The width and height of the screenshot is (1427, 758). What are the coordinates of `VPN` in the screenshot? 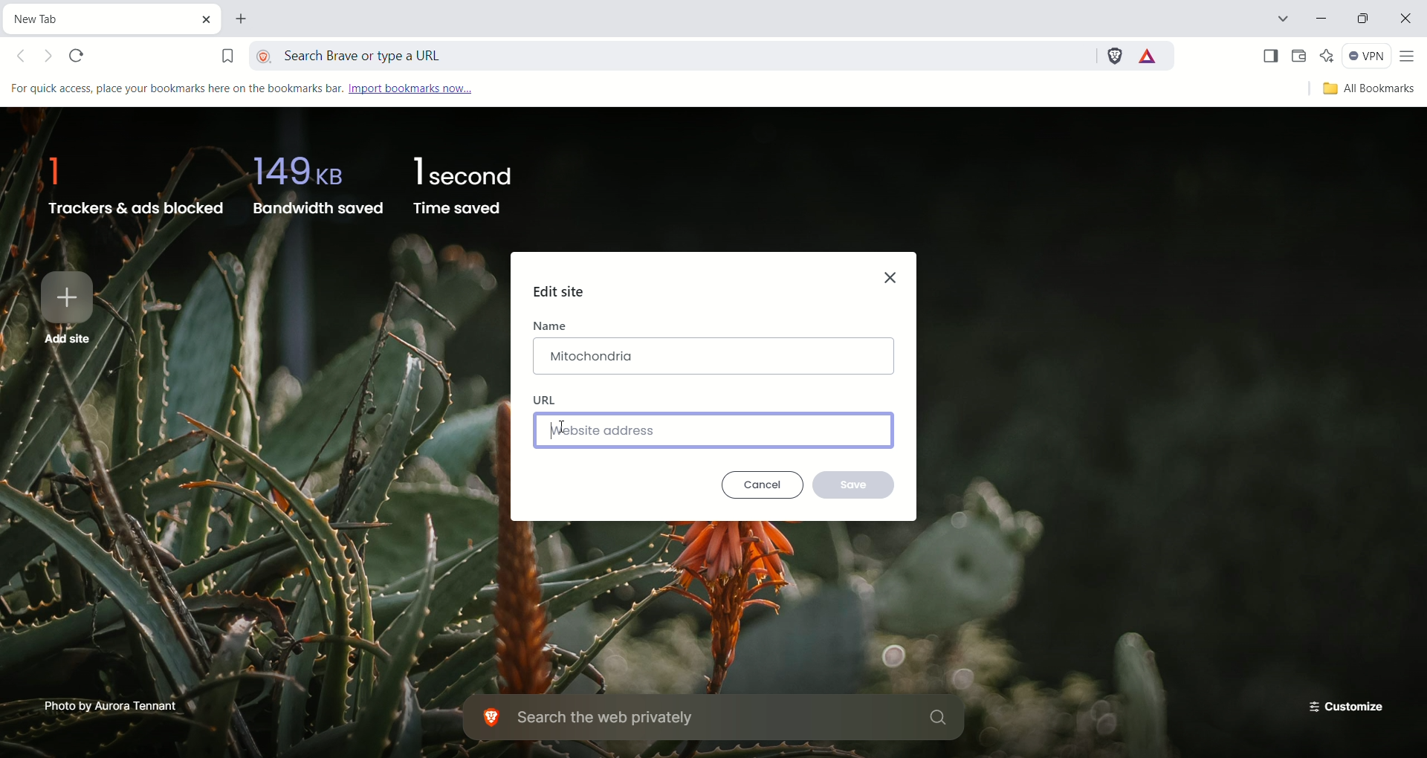 It's located at (1367, 57).